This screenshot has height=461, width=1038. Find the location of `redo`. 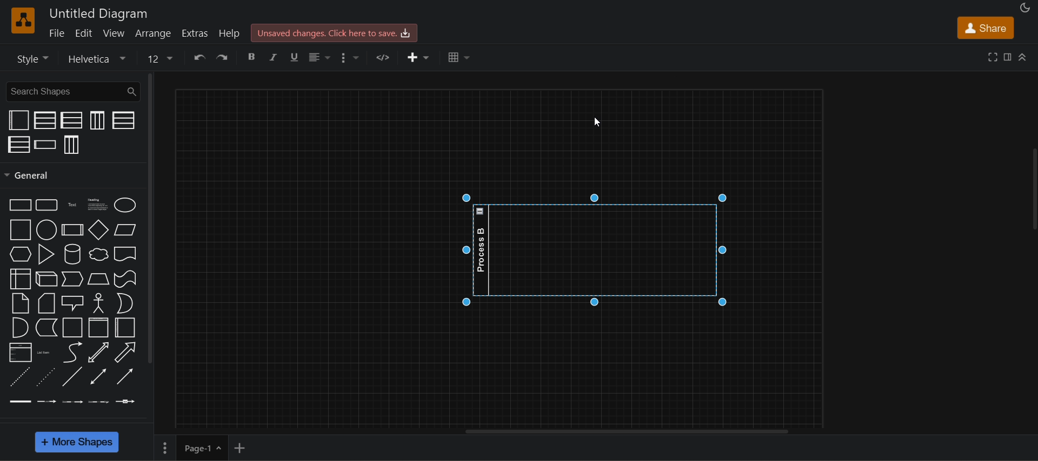

redo is located at coordinates (225, 57).